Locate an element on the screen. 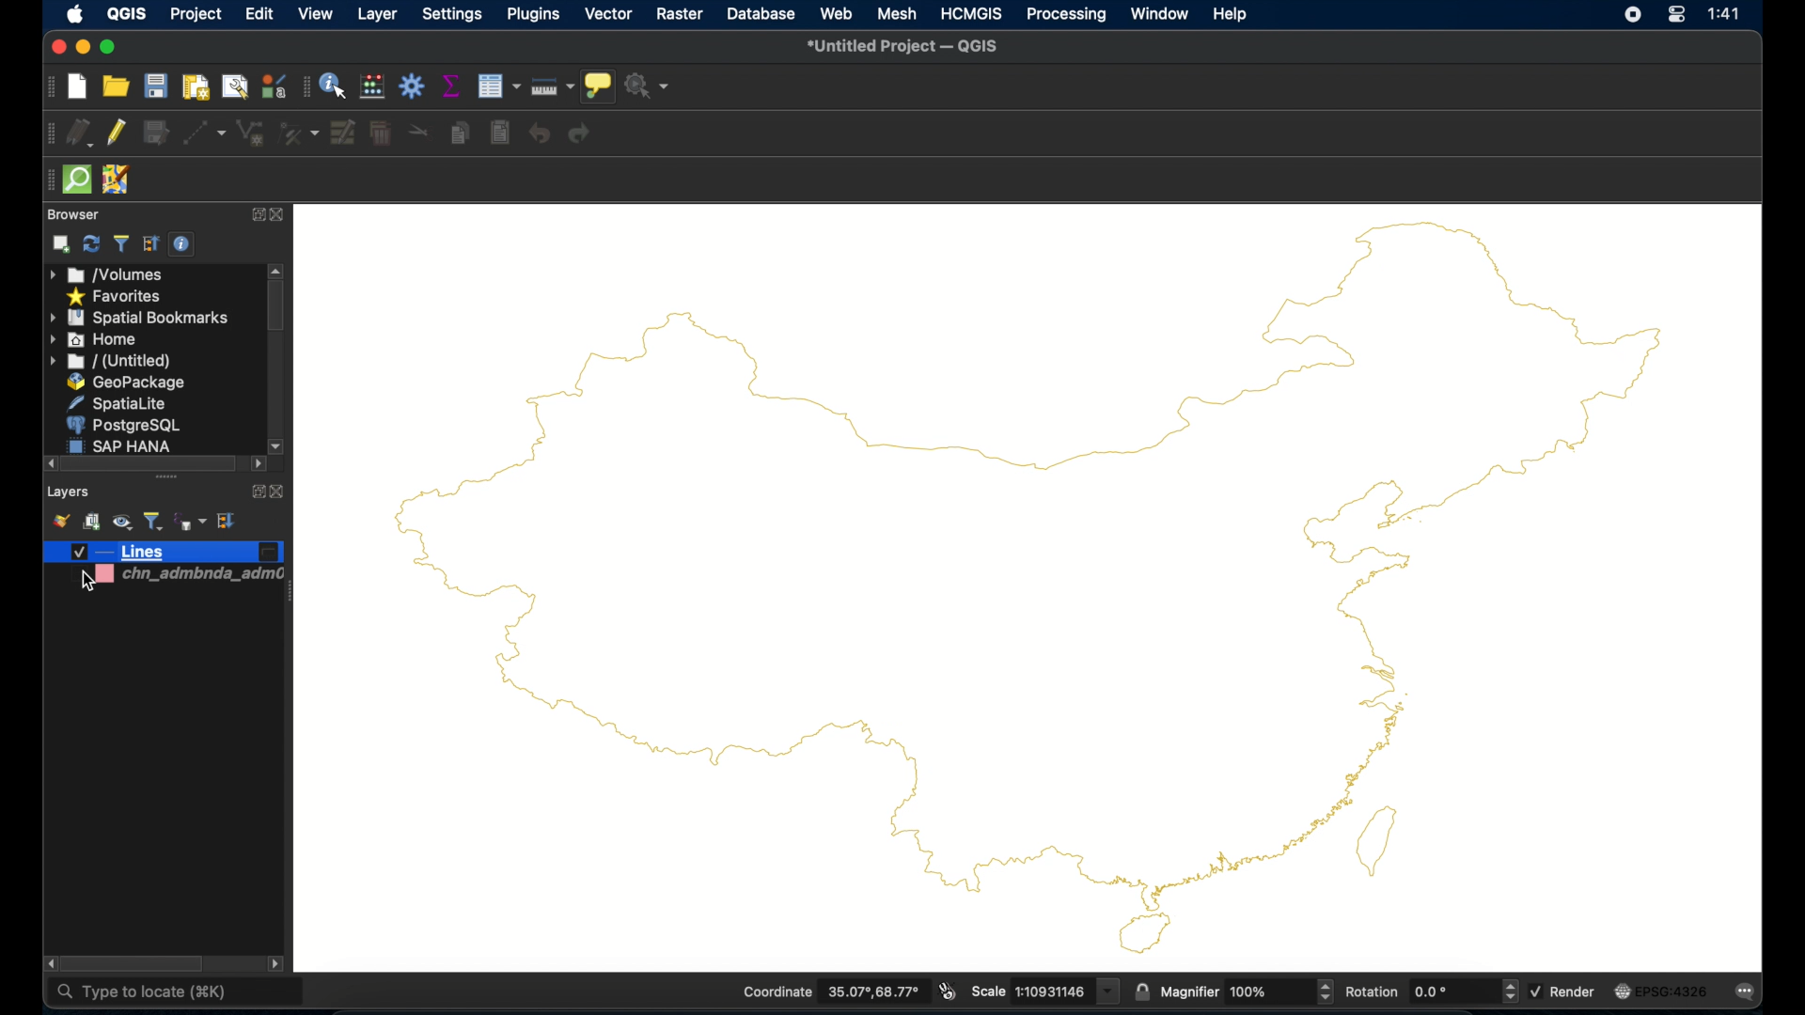 The height and width of the screenshot is (1015, 1805). raster is located at coordinates (679, 14).